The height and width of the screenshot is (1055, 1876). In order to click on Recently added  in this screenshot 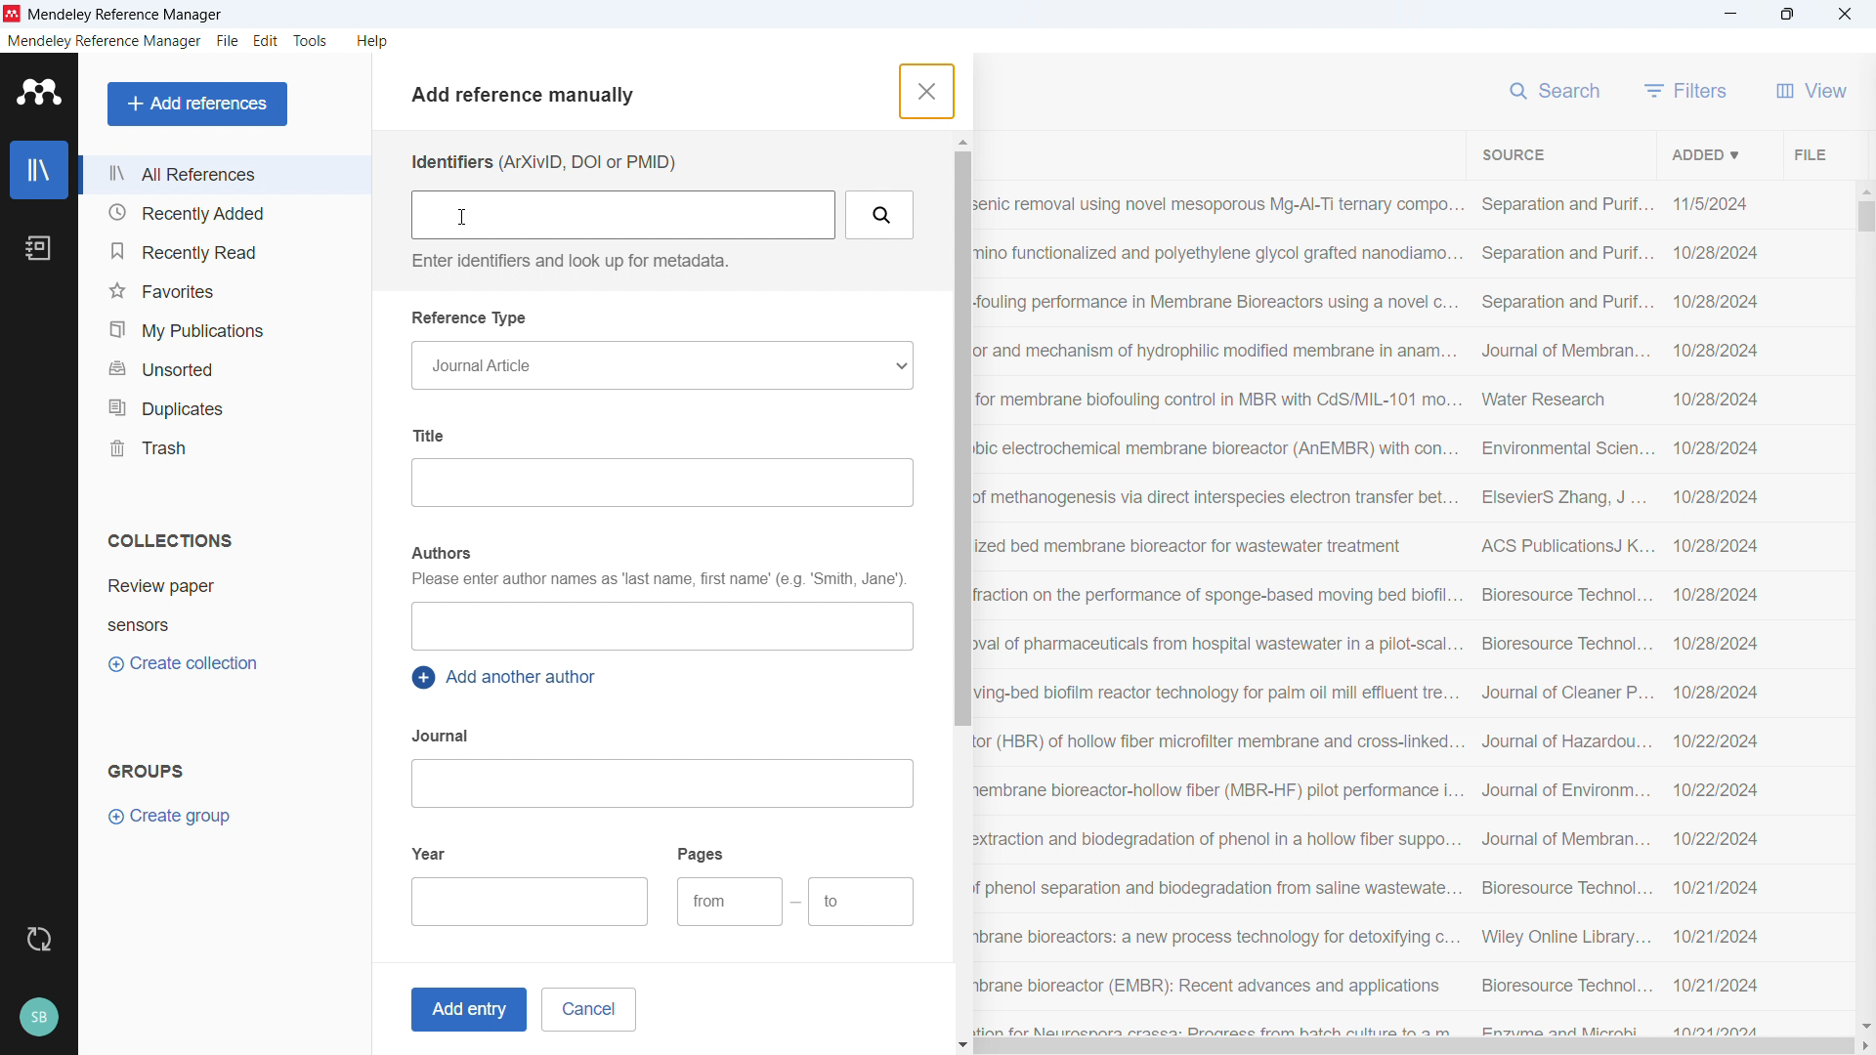, I will do `click(221, 213)`.